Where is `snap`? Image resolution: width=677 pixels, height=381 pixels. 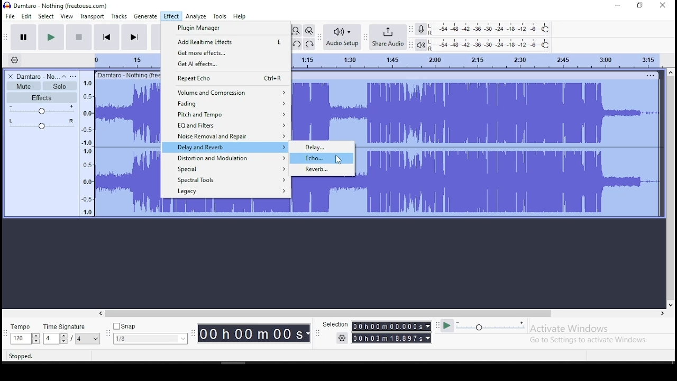 snap is located at coordinates (151, 325).